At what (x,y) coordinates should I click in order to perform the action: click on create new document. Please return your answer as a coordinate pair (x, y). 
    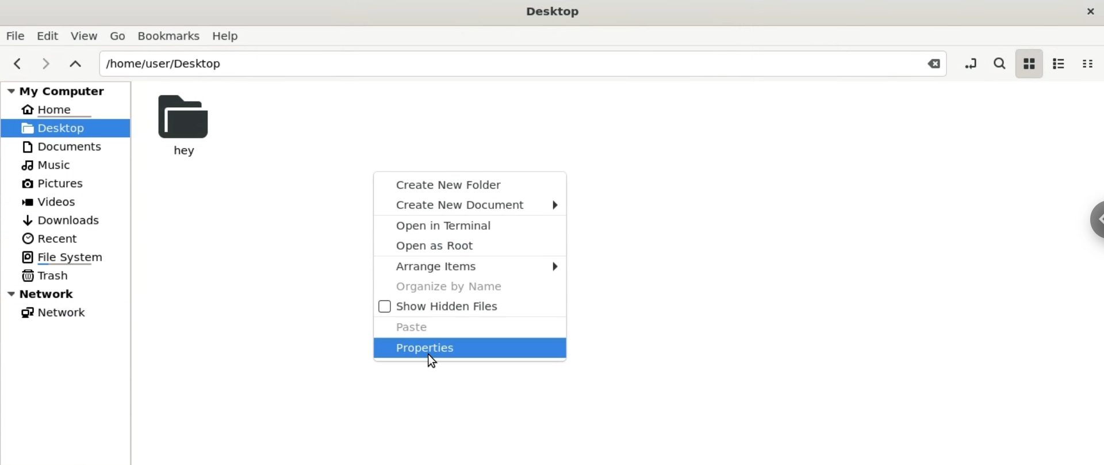
    Looking at the image, I should click on (471, 204).